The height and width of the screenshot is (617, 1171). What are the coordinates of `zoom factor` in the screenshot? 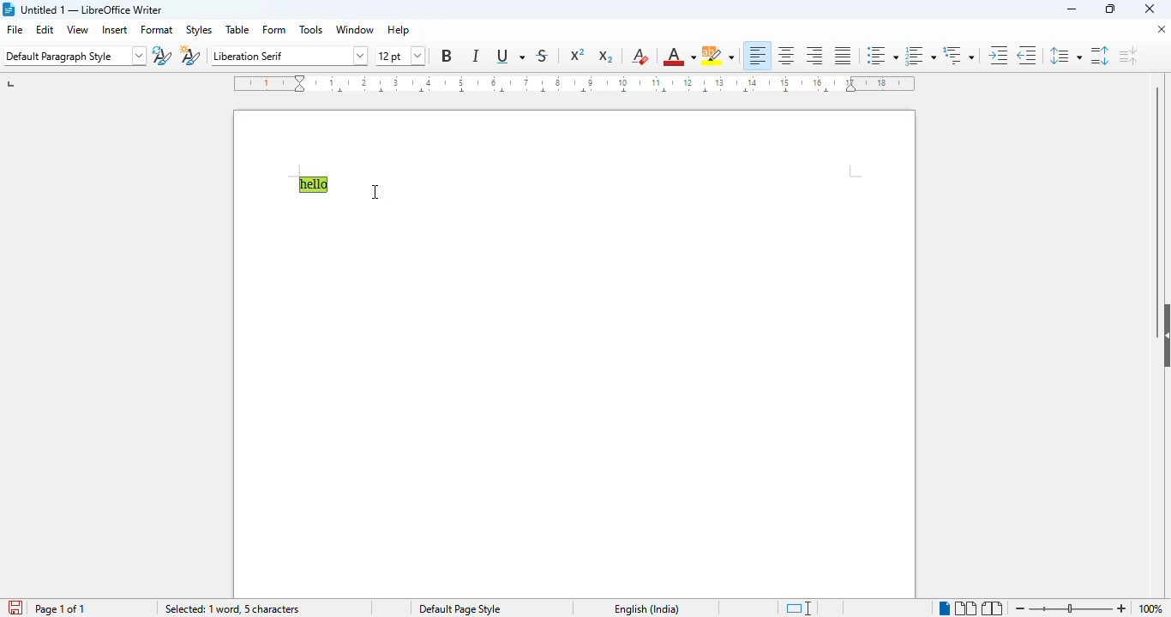 It's located at (1151, 608).